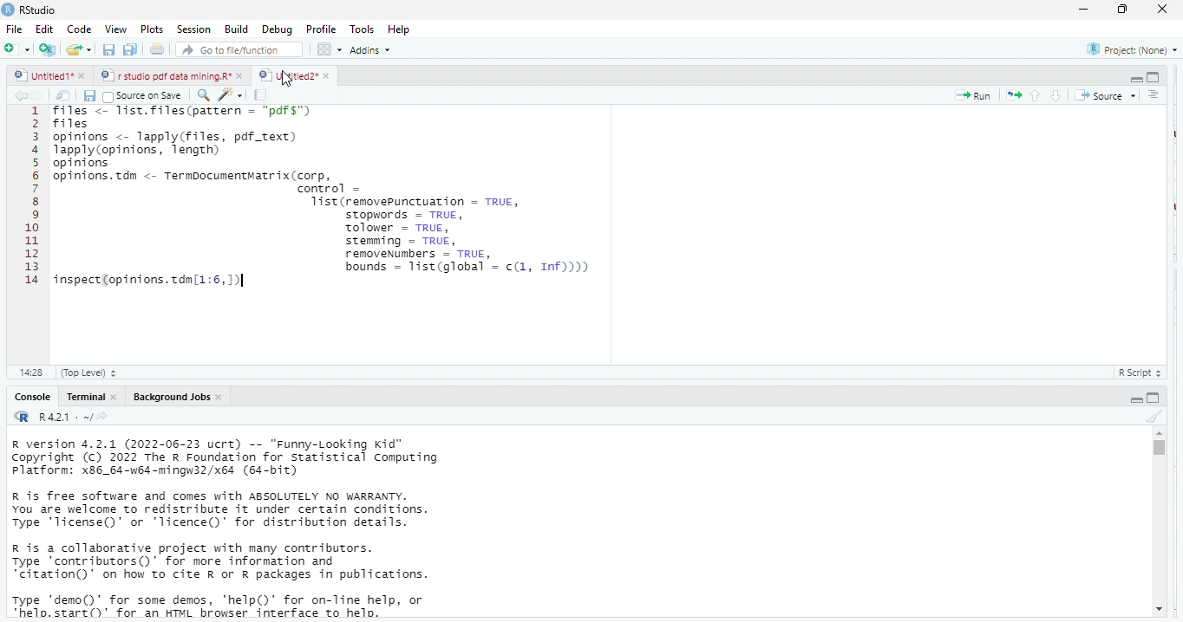 Image resolution: width=1183 pixels, height=622 pixels. Describe the element at coordinates (16, 29) in the screenshot. I see `file` at that location.